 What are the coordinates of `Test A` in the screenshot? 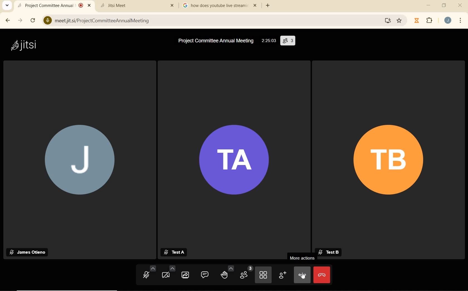 It's located at (174, 252).